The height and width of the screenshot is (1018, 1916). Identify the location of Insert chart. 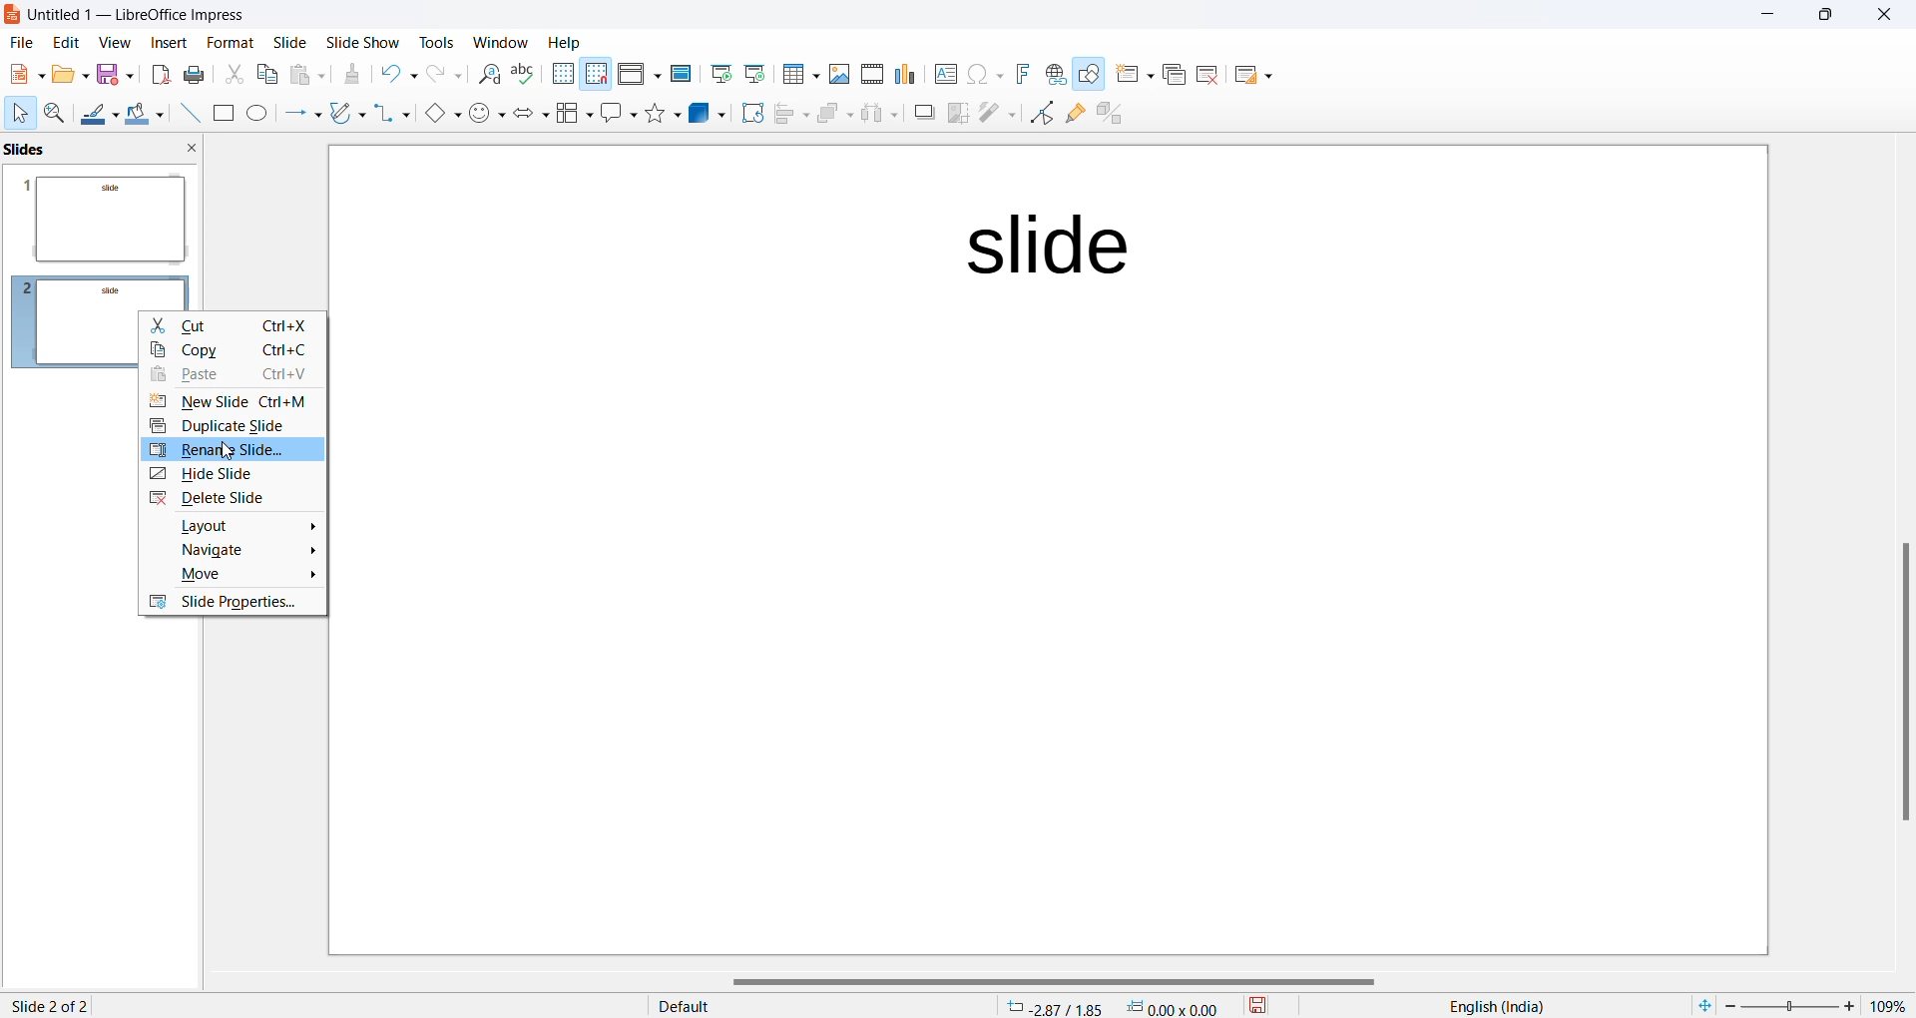
(901, 74).